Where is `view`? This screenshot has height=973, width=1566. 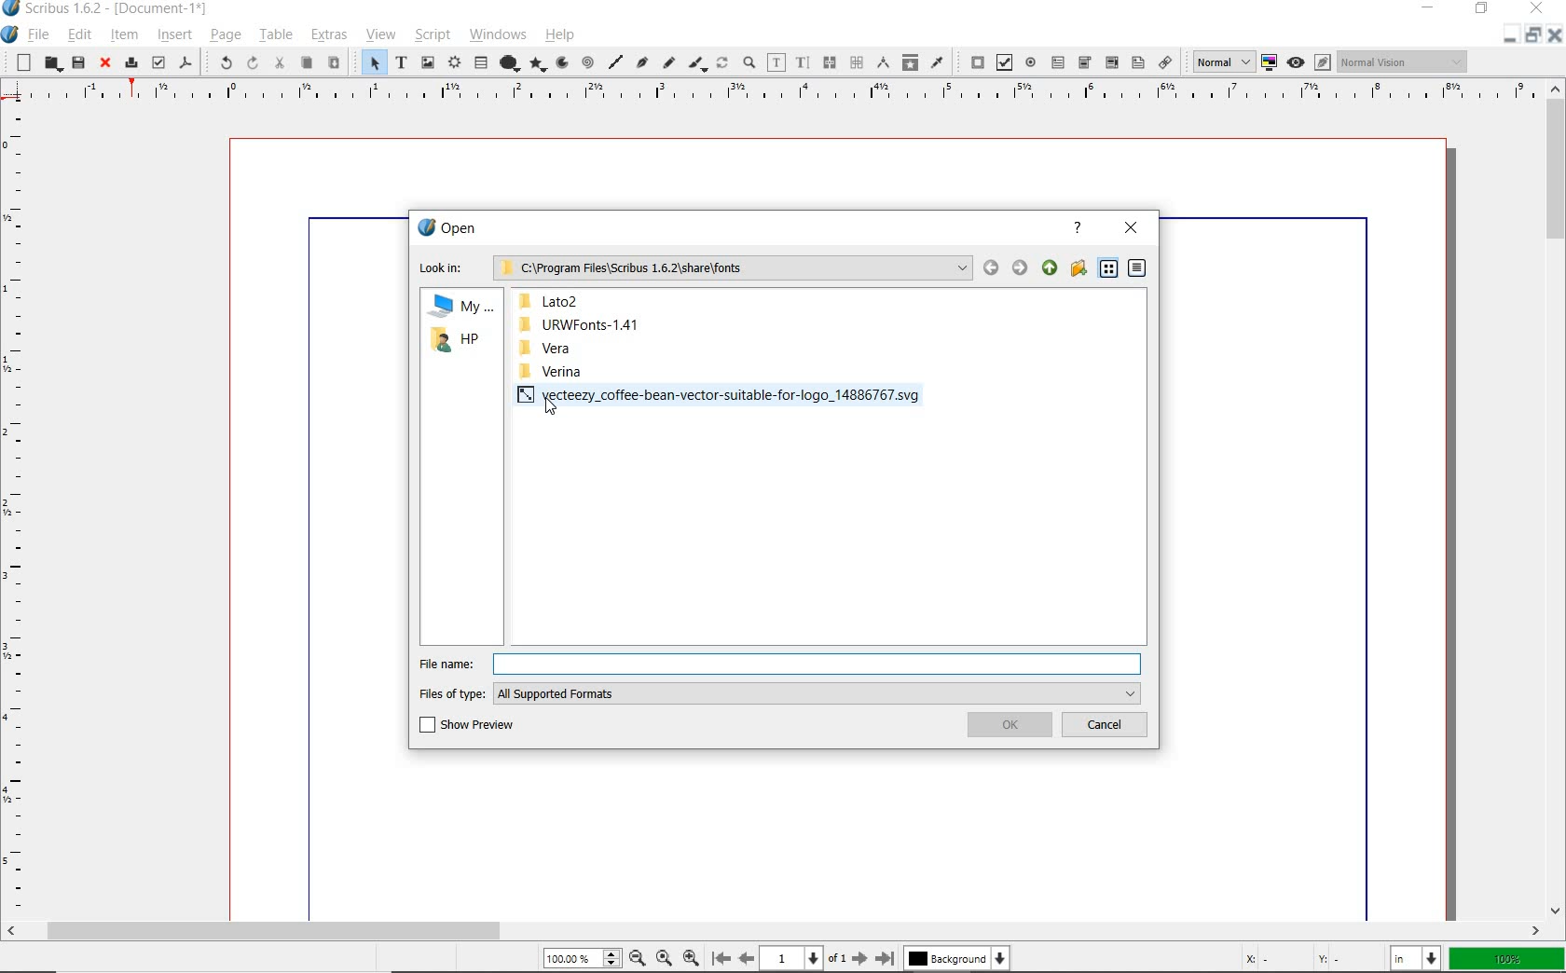 view is located at coordinates (379, 35).